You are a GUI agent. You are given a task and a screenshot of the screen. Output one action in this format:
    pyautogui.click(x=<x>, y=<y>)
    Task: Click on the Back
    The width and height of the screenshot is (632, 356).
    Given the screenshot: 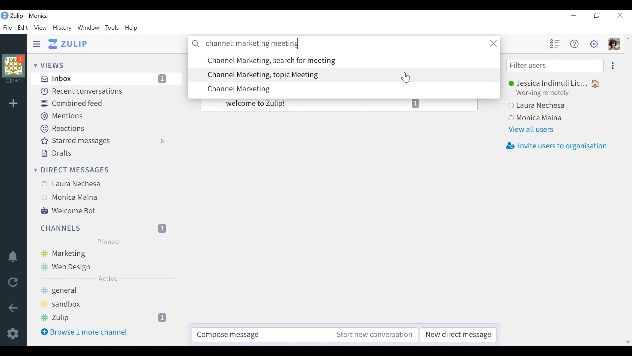 What is the action you would take?
    pyautogui.click(x=12, y=307)
    